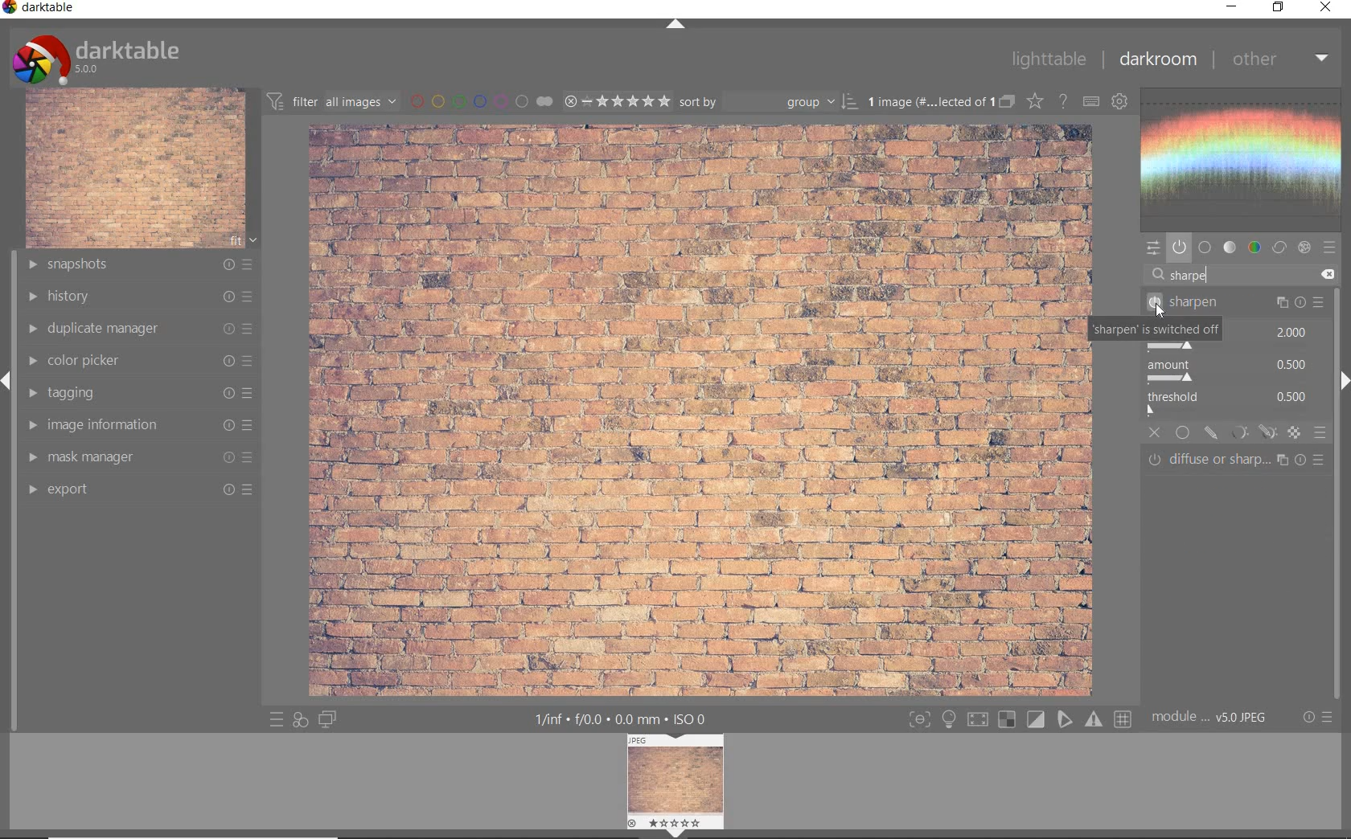 The image size is (1351, 839). What do you see at coordinates (479, 100) in the screenshot?
I see `filter by image color label` at bounding box center [479, 100].